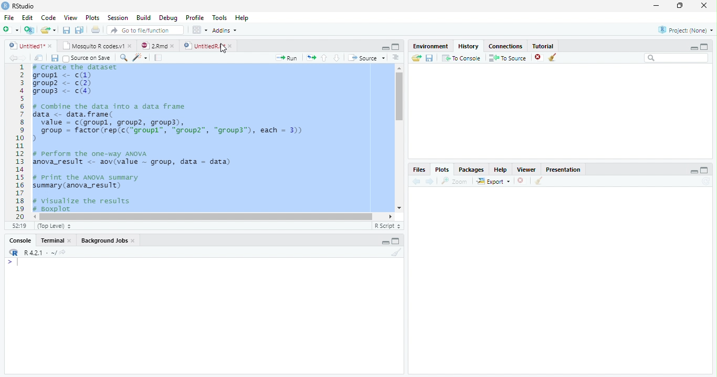  I want to click on Profile, so click(194, 18).